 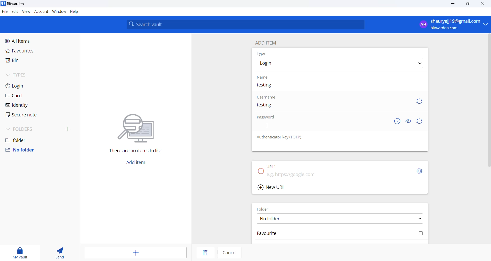 I want to click on add entry, so click(x=135, y=252).